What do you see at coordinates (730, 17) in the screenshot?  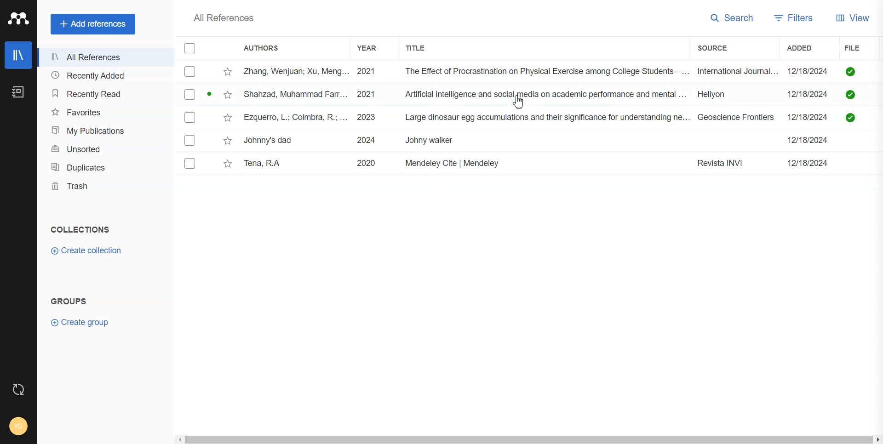 I see `Search` at bounding box center [730, 17].